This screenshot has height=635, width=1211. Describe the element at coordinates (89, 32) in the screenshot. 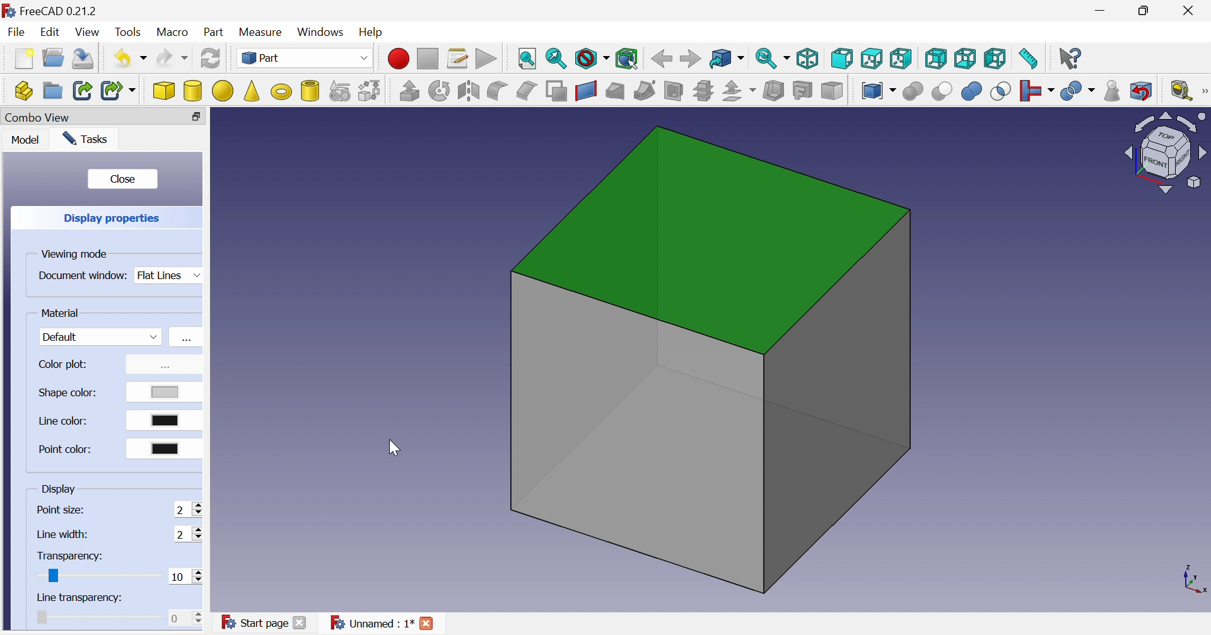

I see `View` at that location.